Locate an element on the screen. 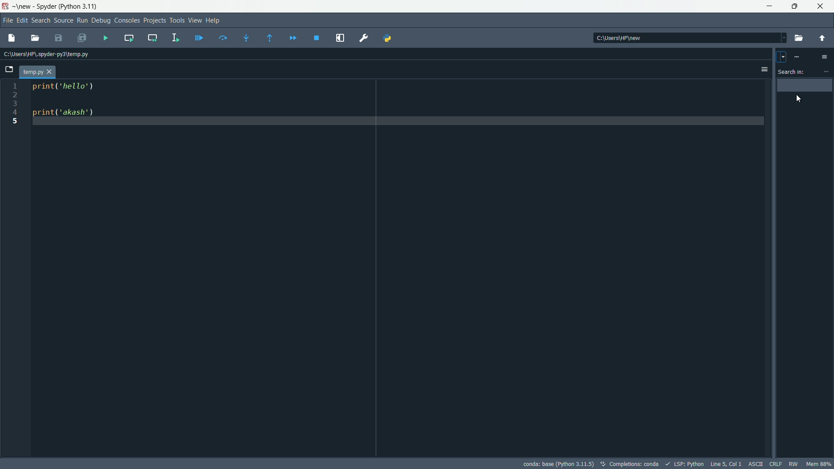 Image resolution: width=834 pixels, height=469 pixels. Source menu is located at coordinates (63, 21).